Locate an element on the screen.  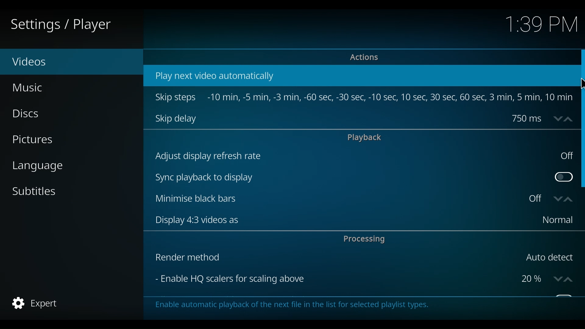
Vertical Sroll bar is located at coordinates (581, 140).